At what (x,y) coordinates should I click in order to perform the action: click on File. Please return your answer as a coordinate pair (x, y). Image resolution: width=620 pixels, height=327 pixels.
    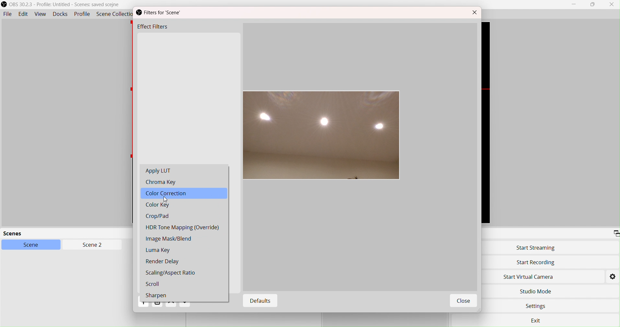
    Looking at the image, I should click on (7, 14).